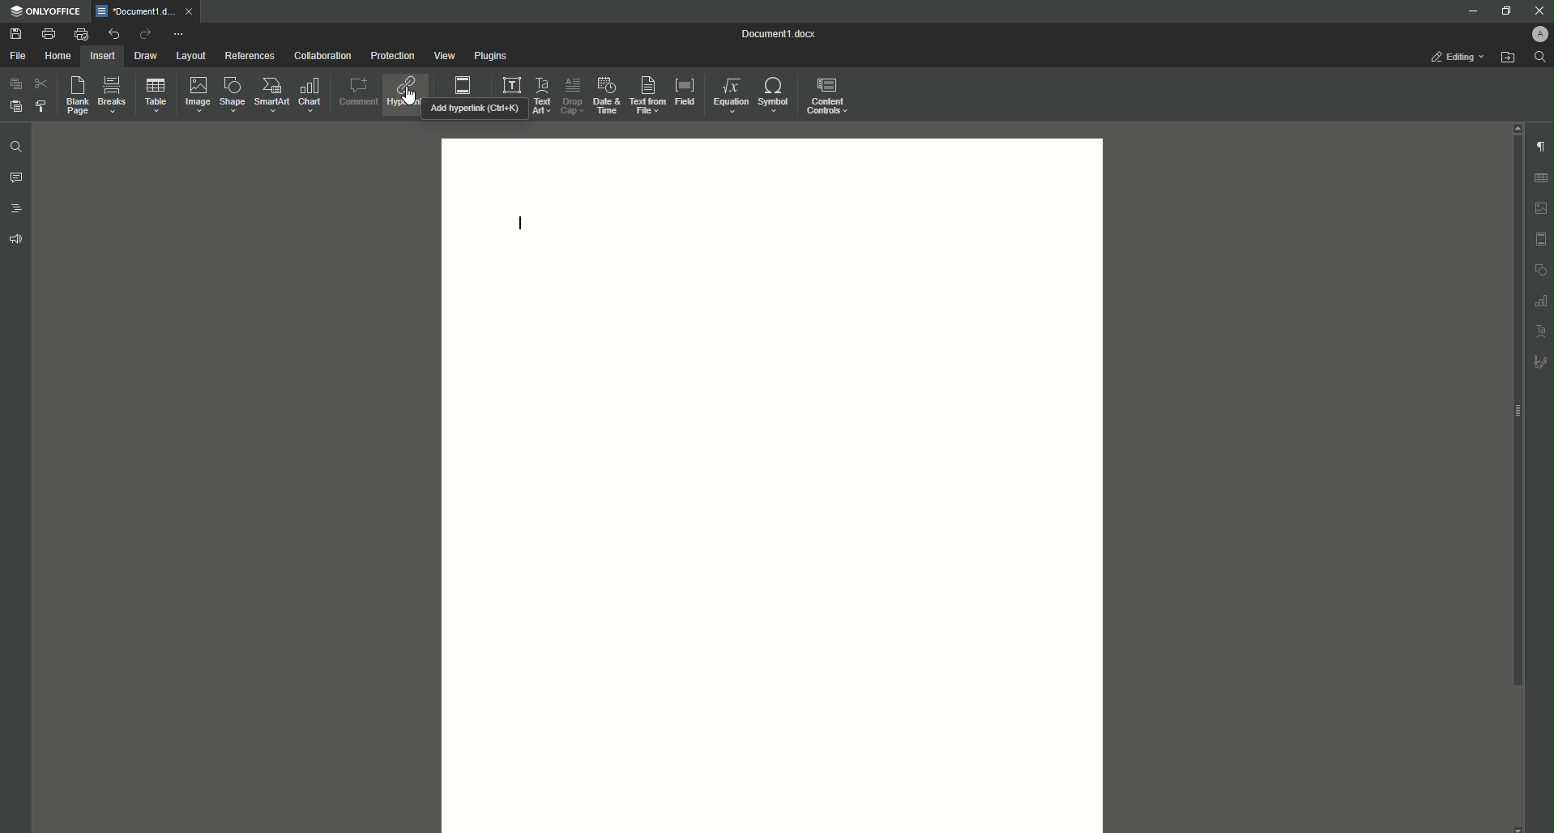  I want to click on File, so click(18, 55).